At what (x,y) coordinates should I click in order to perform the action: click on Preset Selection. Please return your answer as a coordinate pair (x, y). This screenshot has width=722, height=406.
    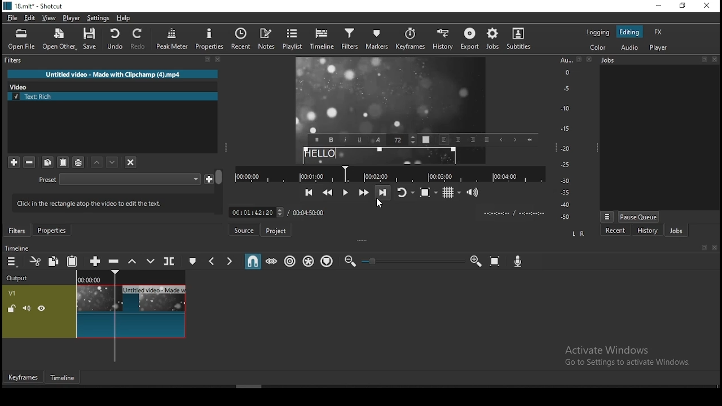
    Looking at the image, I should click on (130, 179).